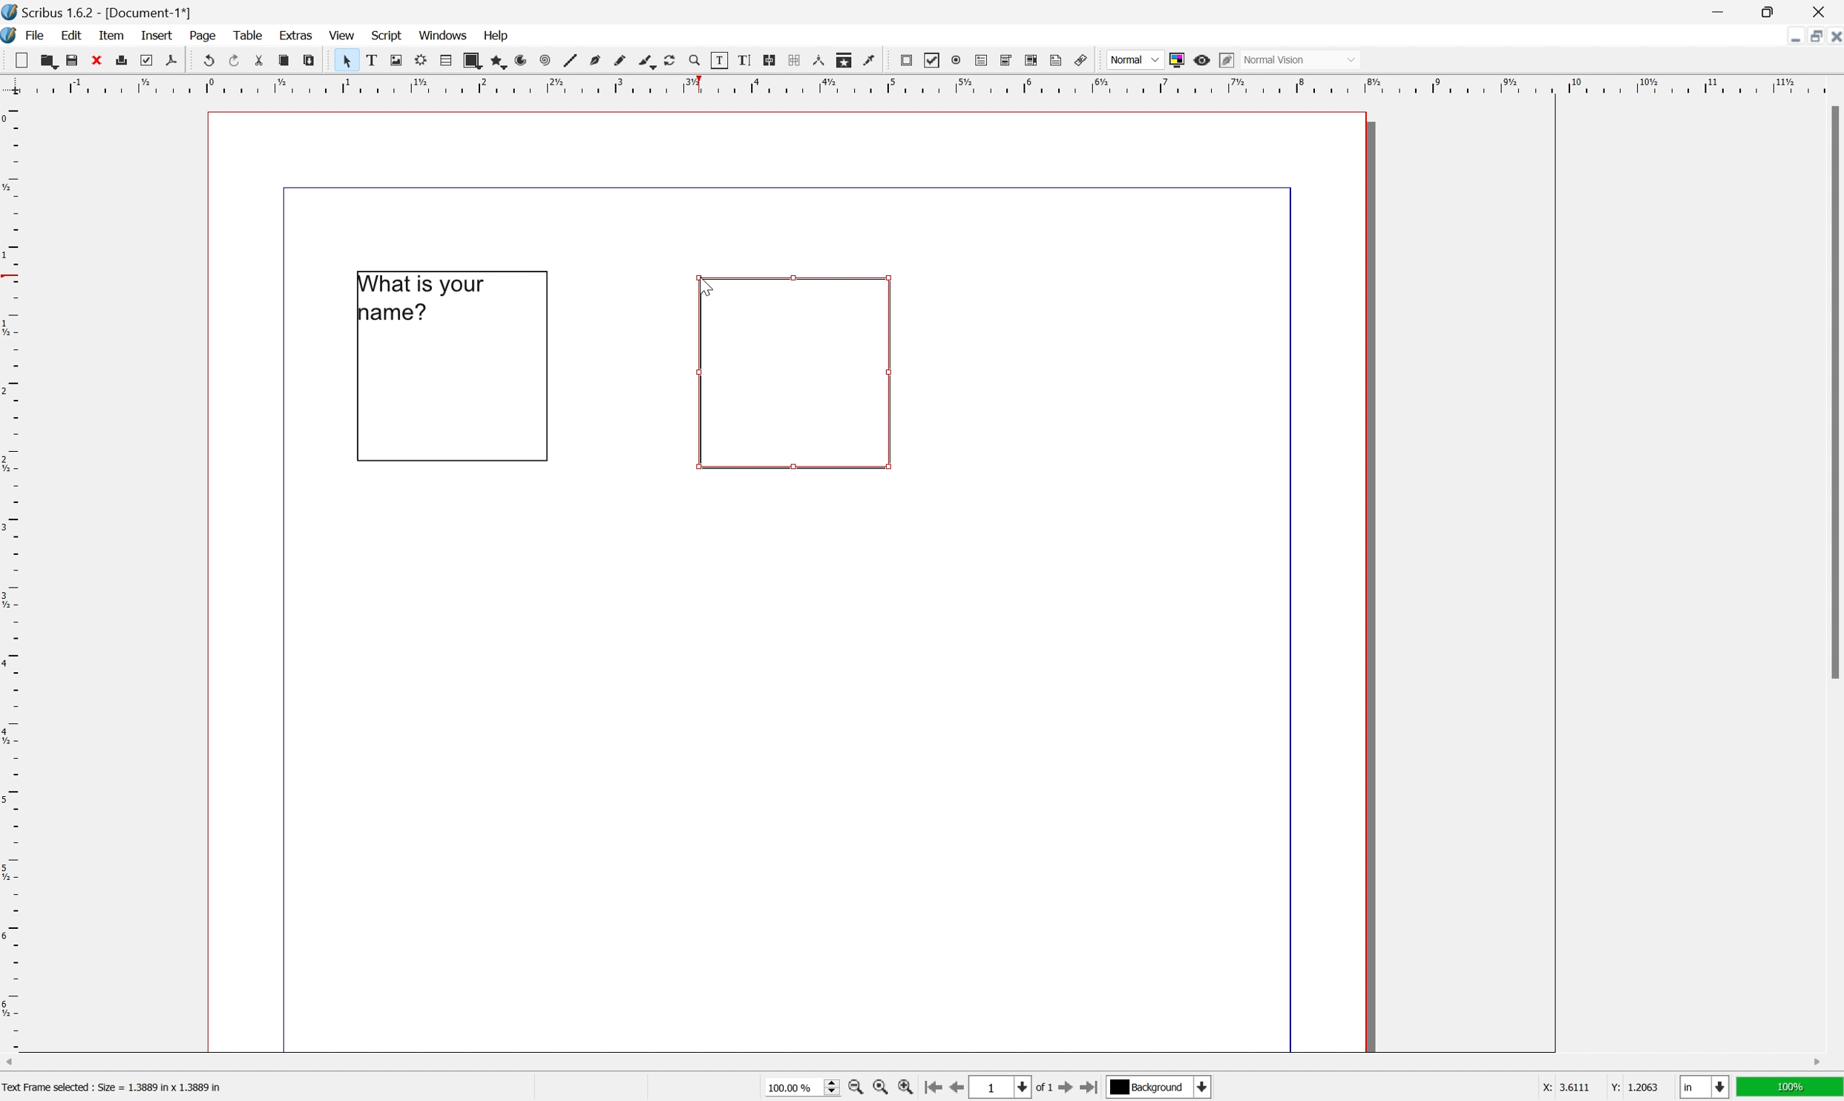  Describe the element at coordinates (71, 36) in the screenshot. I see `edit` at that location.